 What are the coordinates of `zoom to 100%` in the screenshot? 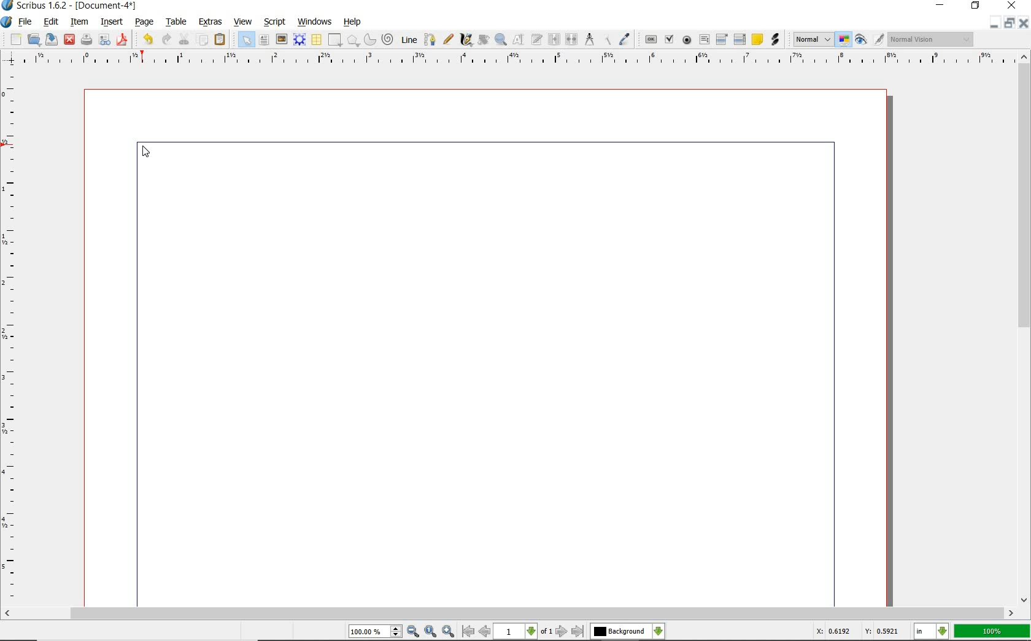 It's located at (431, 631).